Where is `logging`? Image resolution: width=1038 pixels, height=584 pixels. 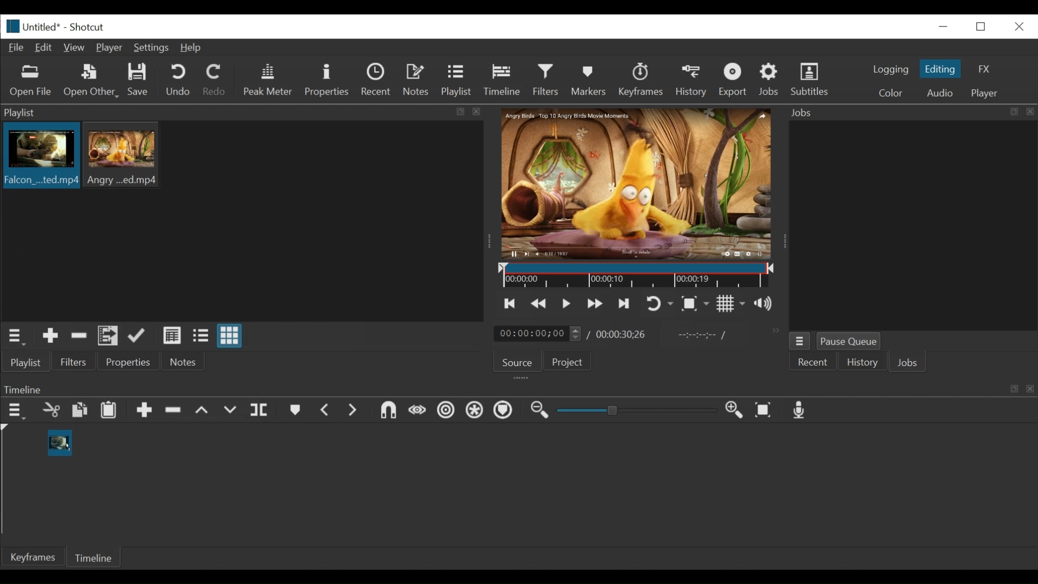
logging is located at coordinates (890, 69).